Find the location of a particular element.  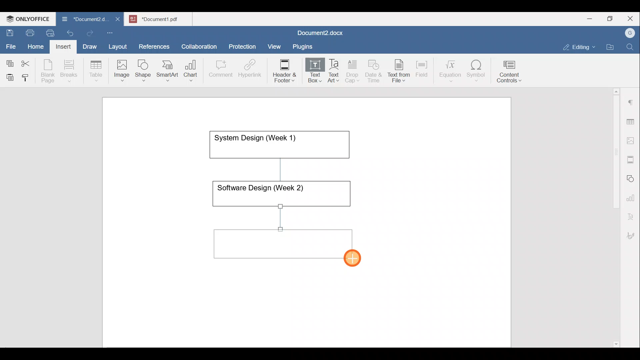

Chart settings is located at coordinates (632, 195).